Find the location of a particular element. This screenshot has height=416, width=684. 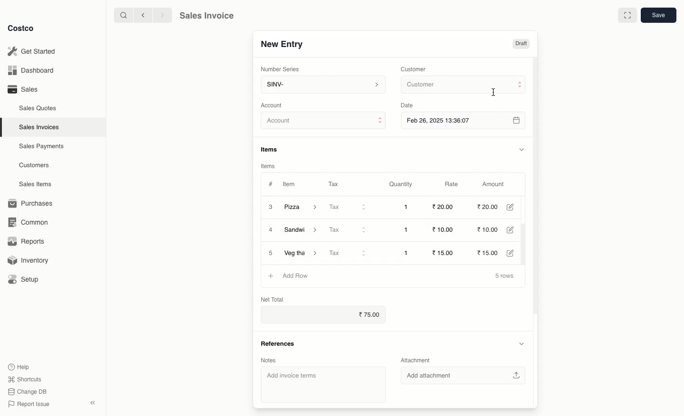

Customers is located at coordinates (34, 165).